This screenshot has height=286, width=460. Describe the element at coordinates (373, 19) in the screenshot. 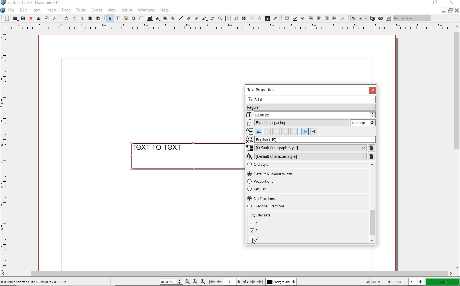

I see `toggle color` at that location.